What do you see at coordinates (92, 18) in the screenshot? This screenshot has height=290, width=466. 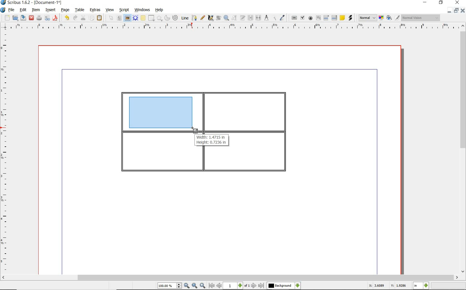 I see `copy` at bounding box center [92, 18].